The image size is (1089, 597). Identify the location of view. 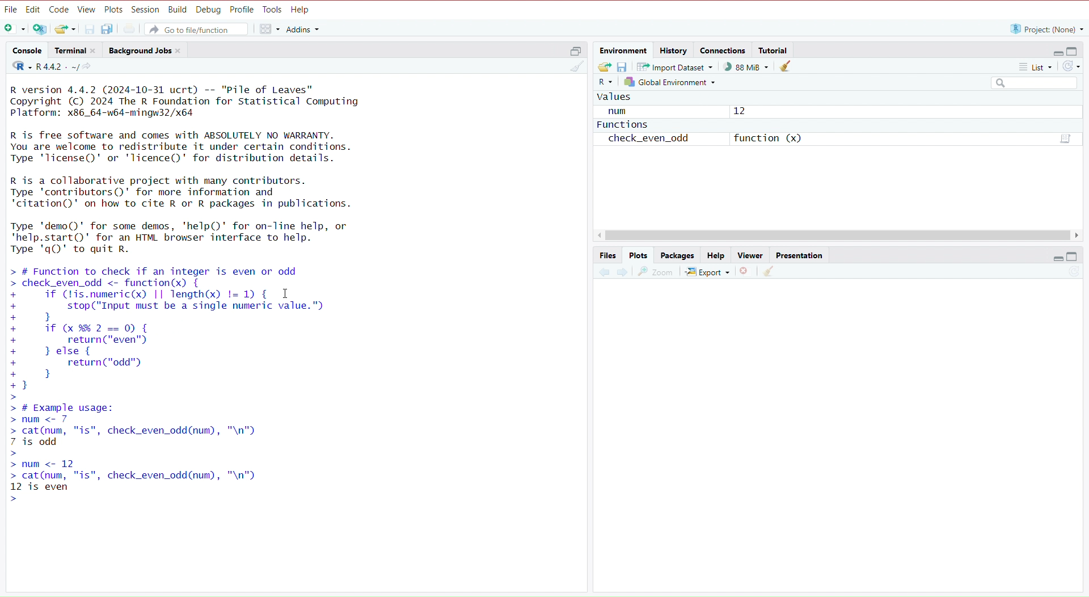
(87, 10).